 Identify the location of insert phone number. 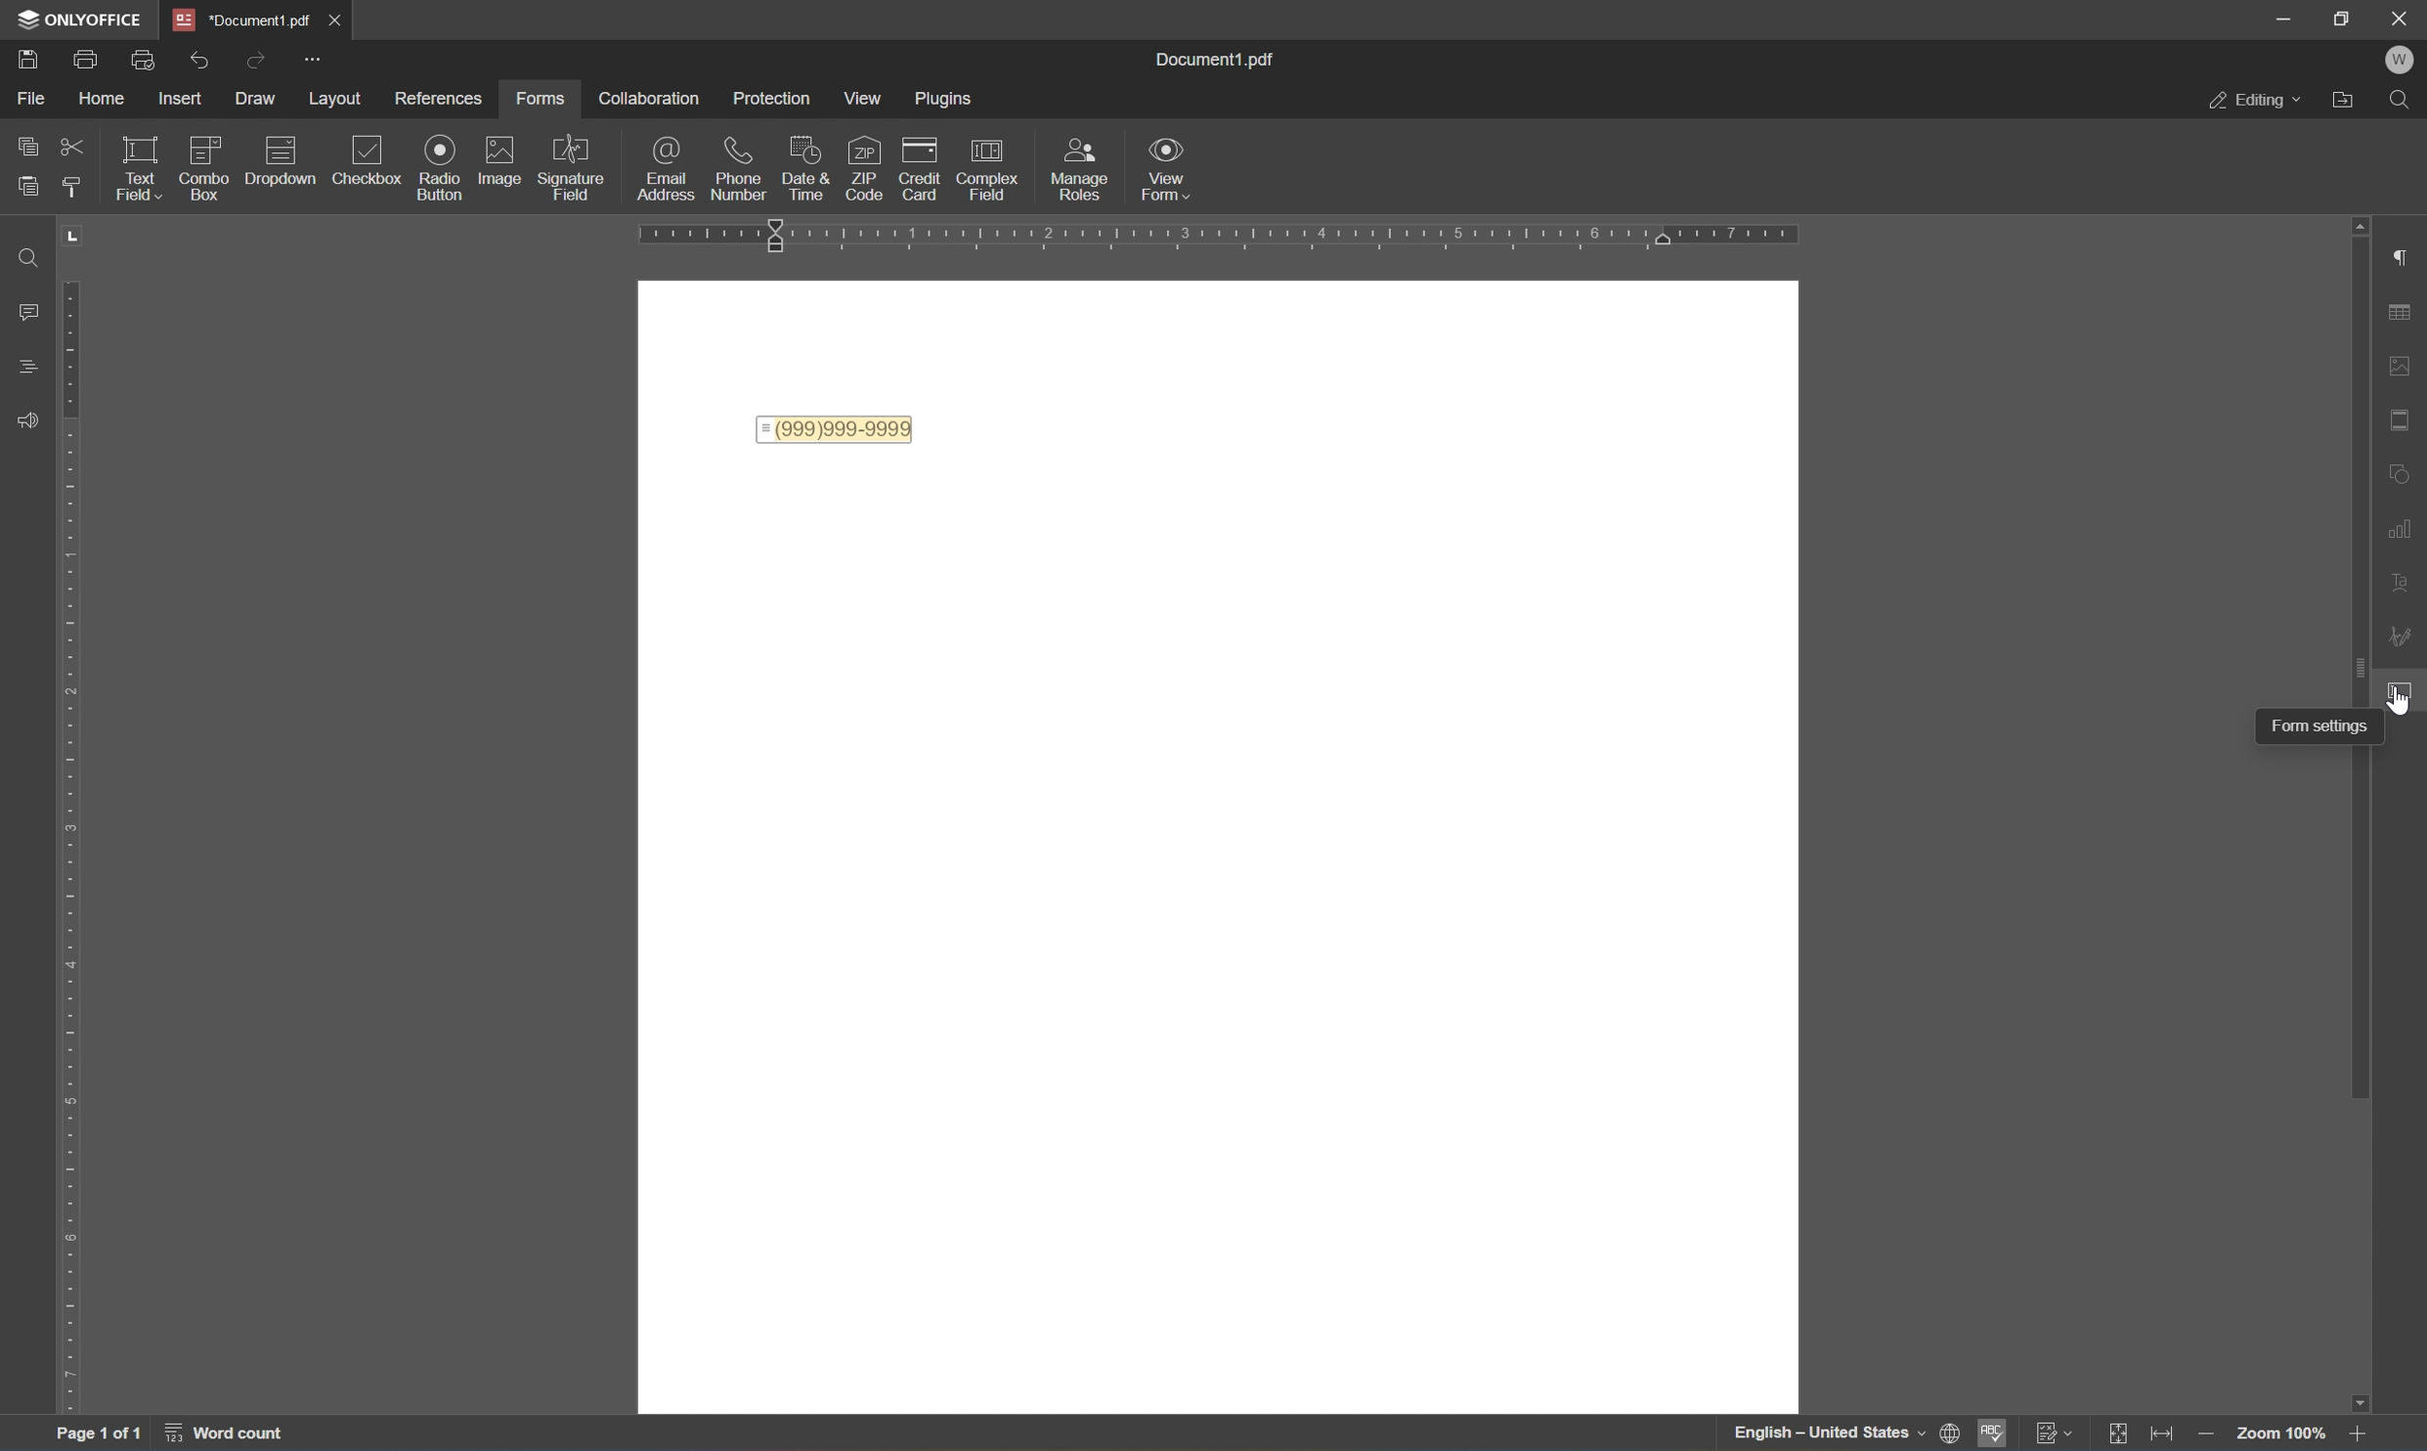
(859, 198).